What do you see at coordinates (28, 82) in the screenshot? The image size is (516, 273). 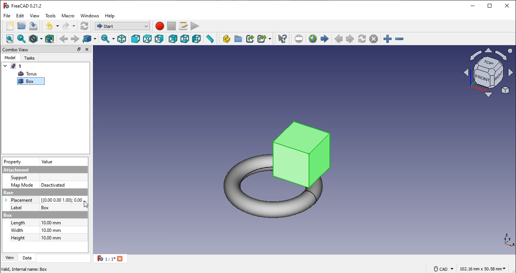 I see `box` at bounding box center [28, 82].